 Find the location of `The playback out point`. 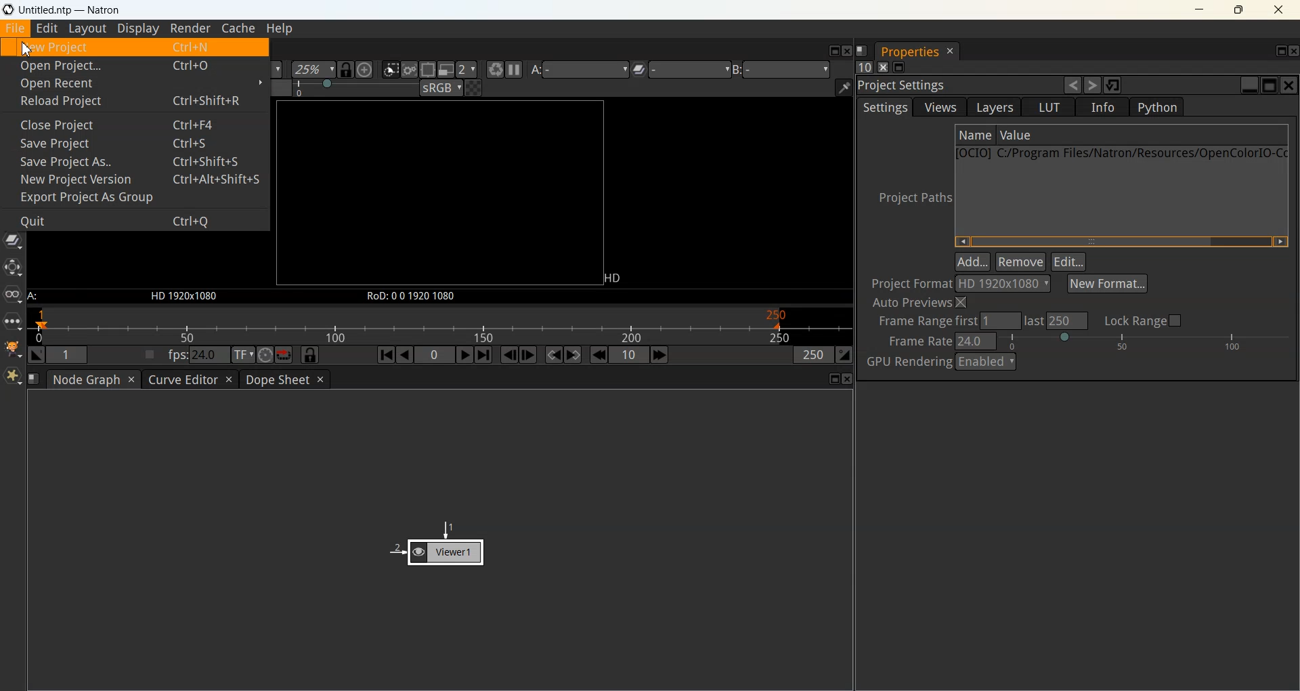

The playback out point is located at coordinates (814, 354).